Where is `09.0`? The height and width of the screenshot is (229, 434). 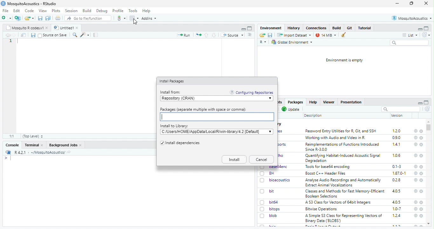 09.0 is located at coordinates (397, 138).